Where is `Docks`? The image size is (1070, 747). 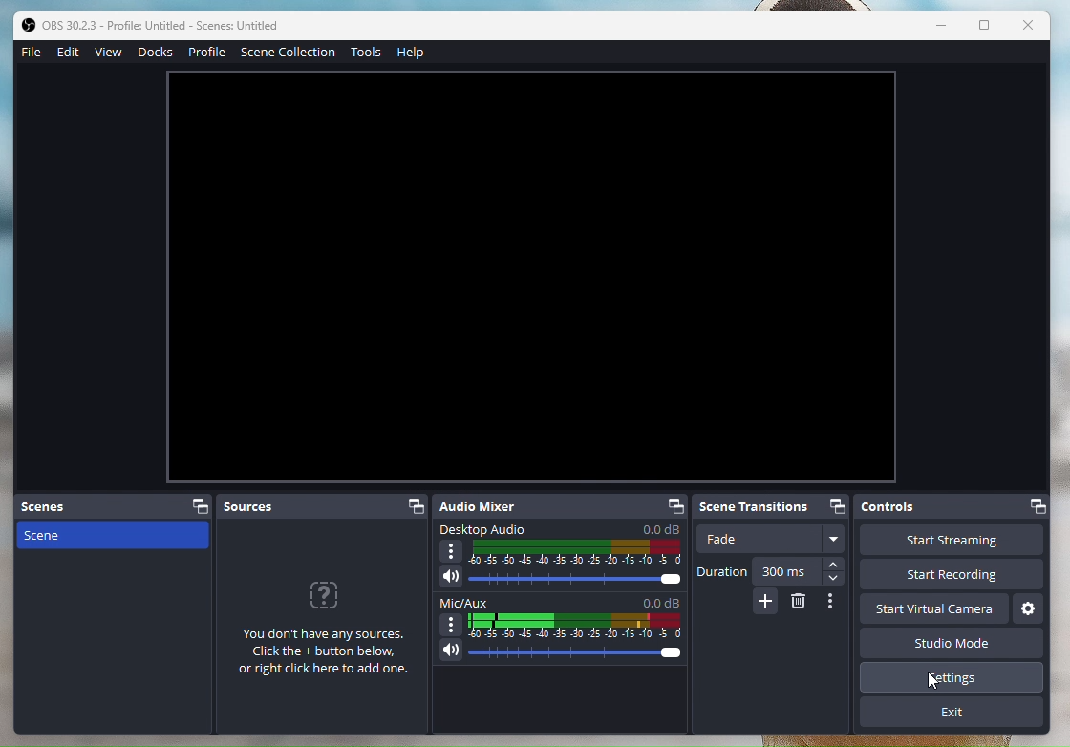
Docks is located at coordinates (156, 52).